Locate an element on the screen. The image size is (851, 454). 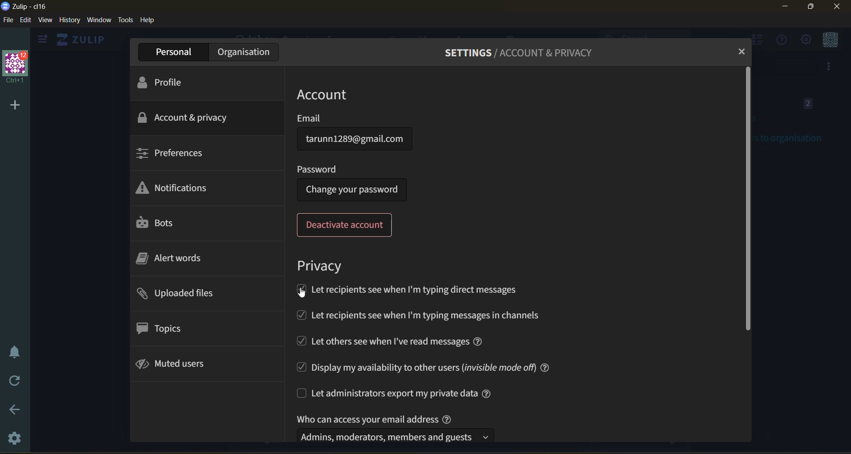
go back is located at coordinates (16, 413).